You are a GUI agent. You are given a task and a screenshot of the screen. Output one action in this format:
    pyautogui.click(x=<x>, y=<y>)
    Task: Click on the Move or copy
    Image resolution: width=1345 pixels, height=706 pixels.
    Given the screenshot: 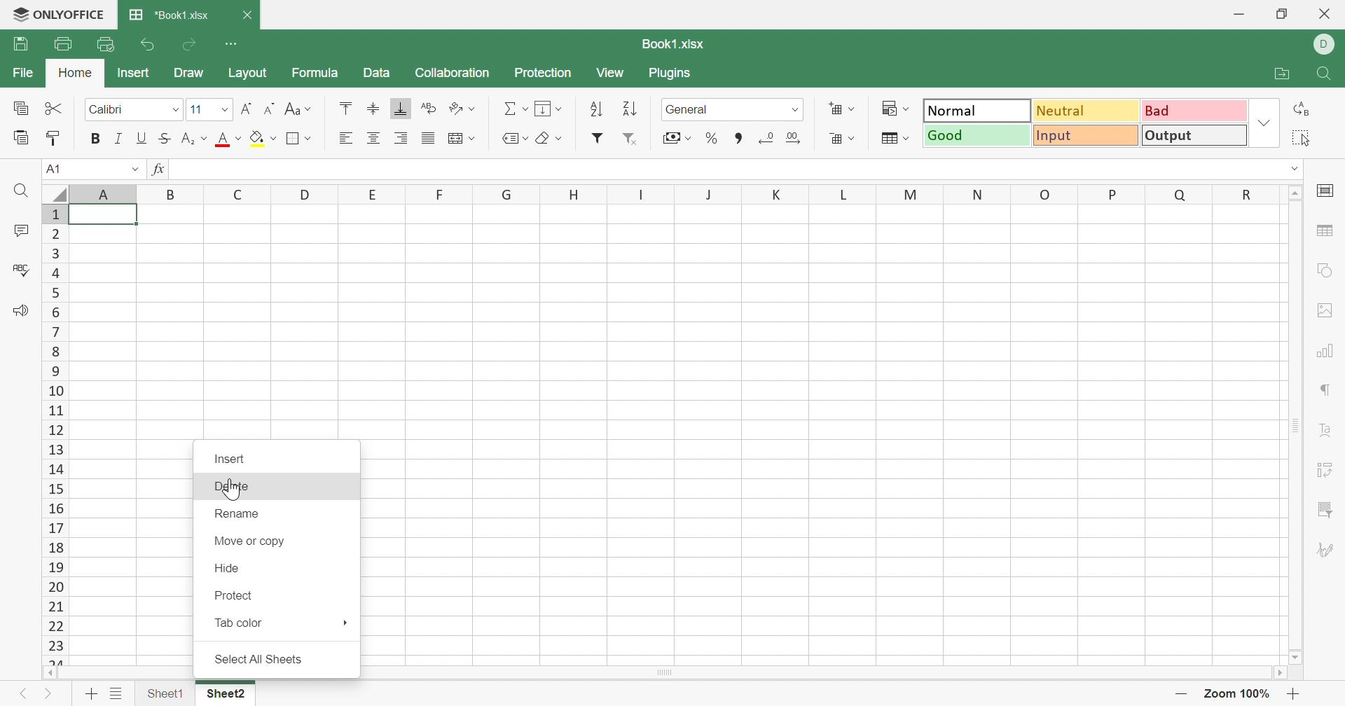 What is the action you would take?
    pyautogui.click(x=250, y=539)
    